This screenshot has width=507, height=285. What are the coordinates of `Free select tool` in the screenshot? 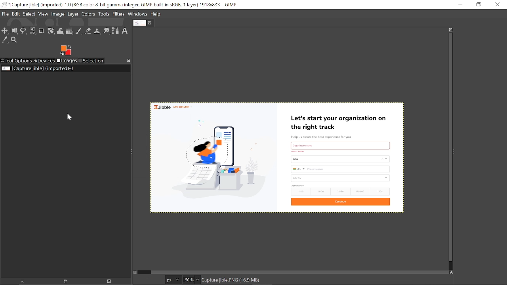 It's located at (23, 31).